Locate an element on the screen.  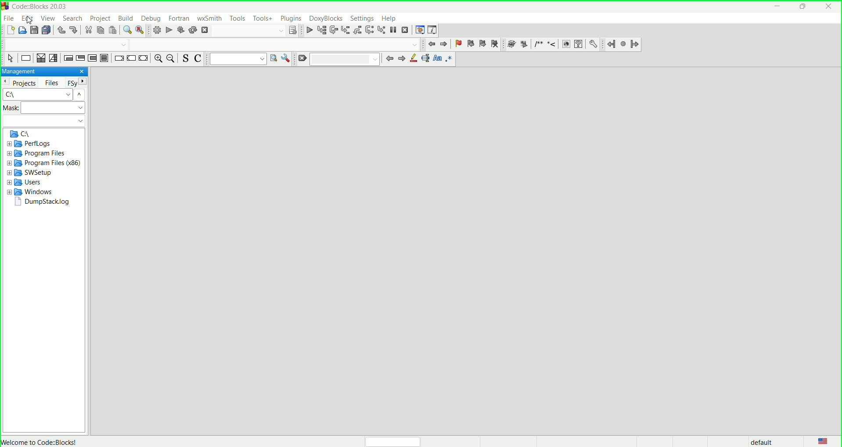
Doxyblocks is located at coordinates (325, 18).